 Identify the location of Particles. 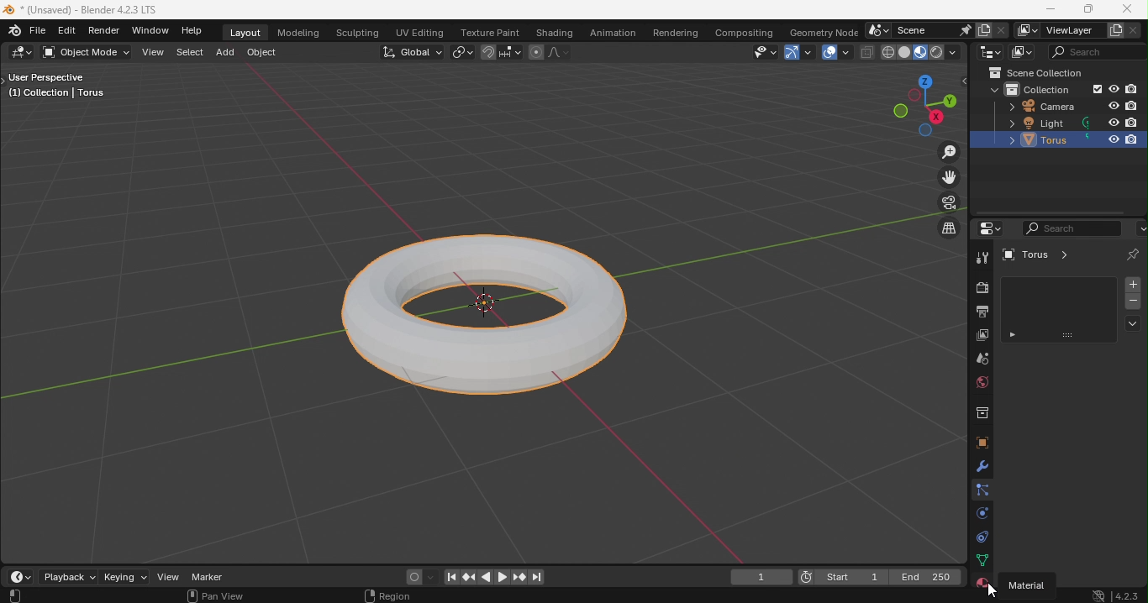
(984, 490).